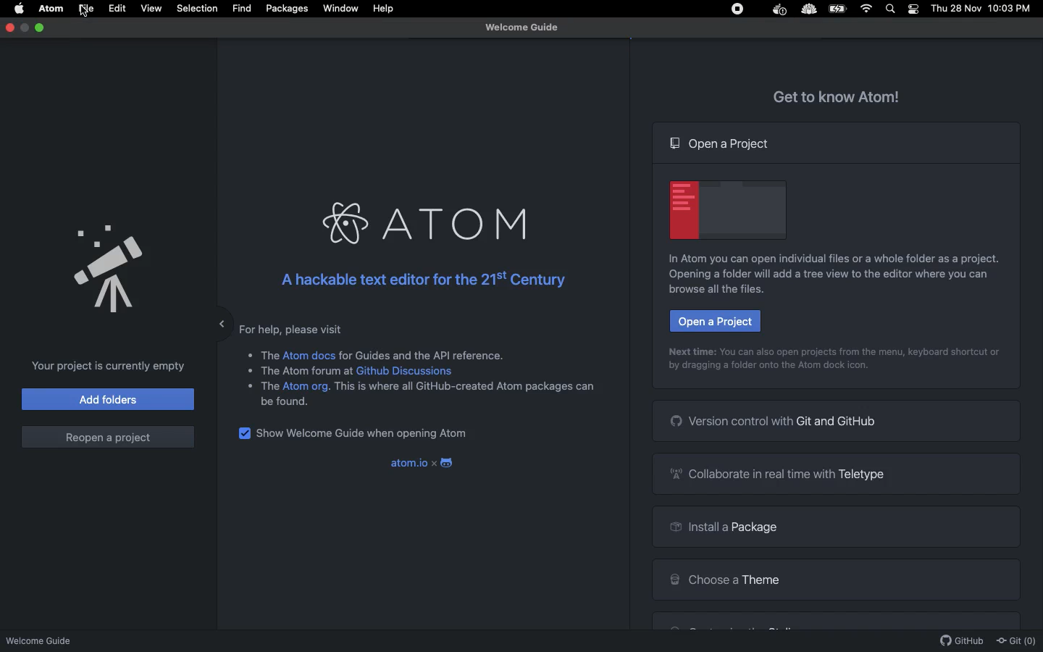 The height and width of the screenshot is (652, 1043). What do you see at coordinates (269, 386) in the screenshot?
I see `text` at bounding box center [269, 386].